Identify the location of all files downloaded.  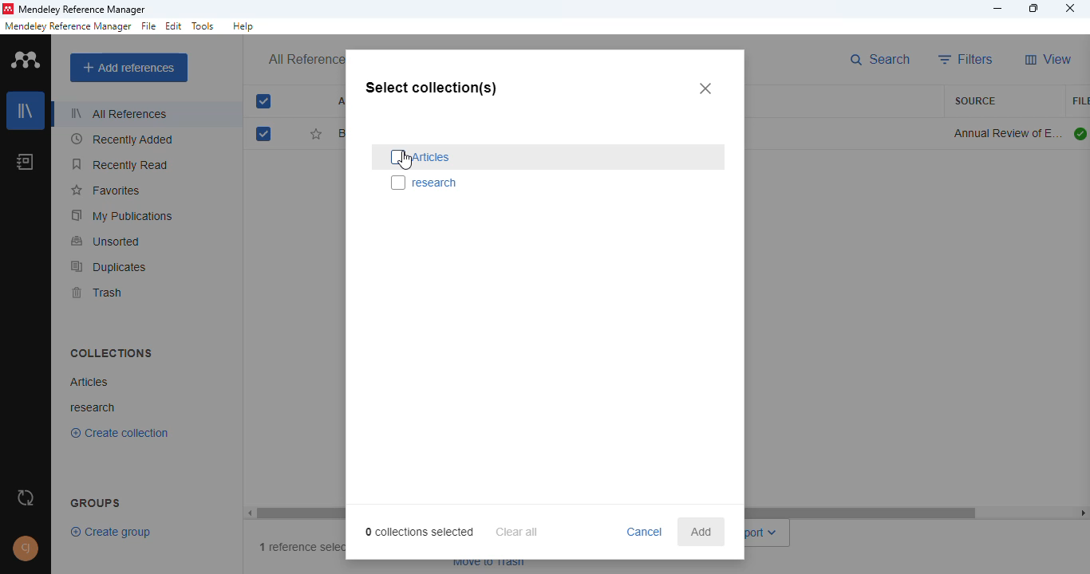
(1080, 133).